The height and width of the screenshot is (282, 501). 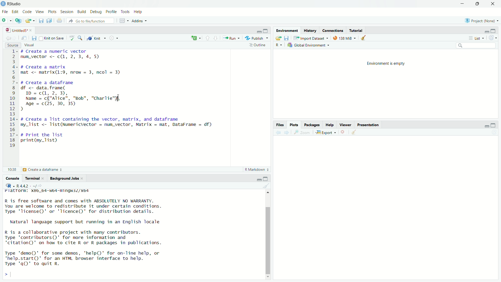 I want to click on List ~, so click(x=477, y=38).